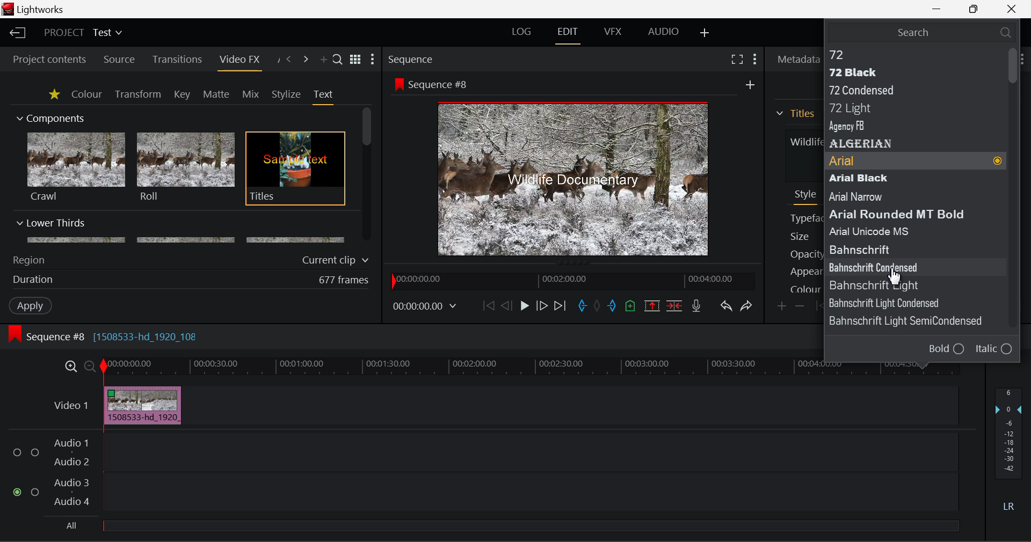  Describe the element at coordinates (239, 61) in the screenshot. I see `Video FX Panel Open` at that location.